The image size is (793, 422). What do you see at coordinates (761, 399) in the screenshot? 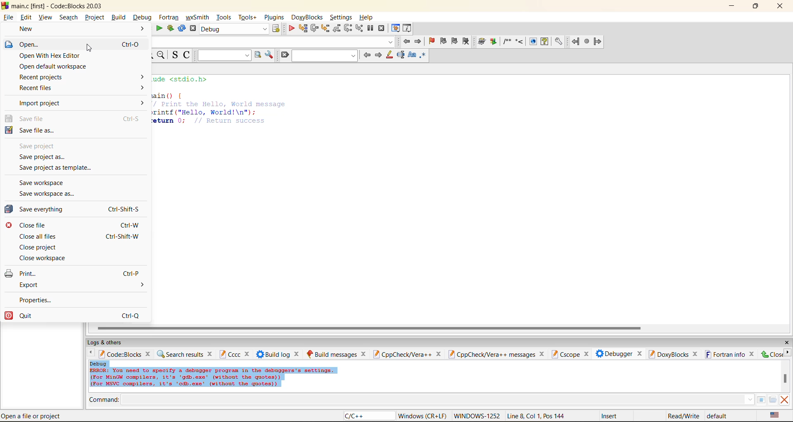
I see `tables` at bounding box center [761, 399].